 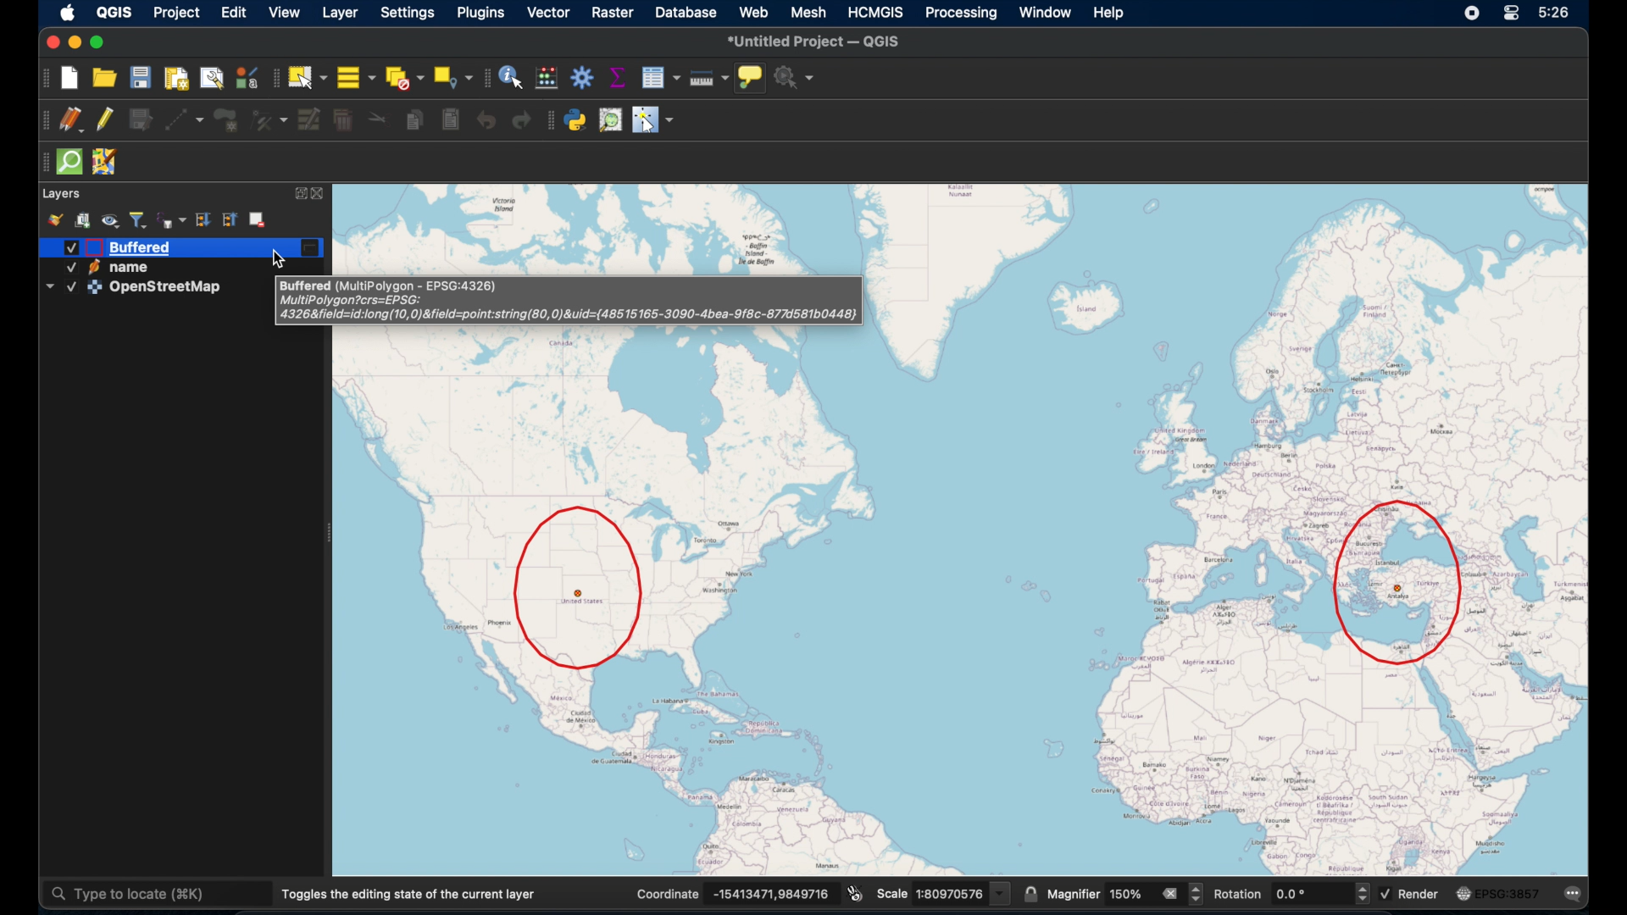 What do you see at coordinates (274, 79) in the screenshot?
I see `drag handles` at bounding box center [274, 79].